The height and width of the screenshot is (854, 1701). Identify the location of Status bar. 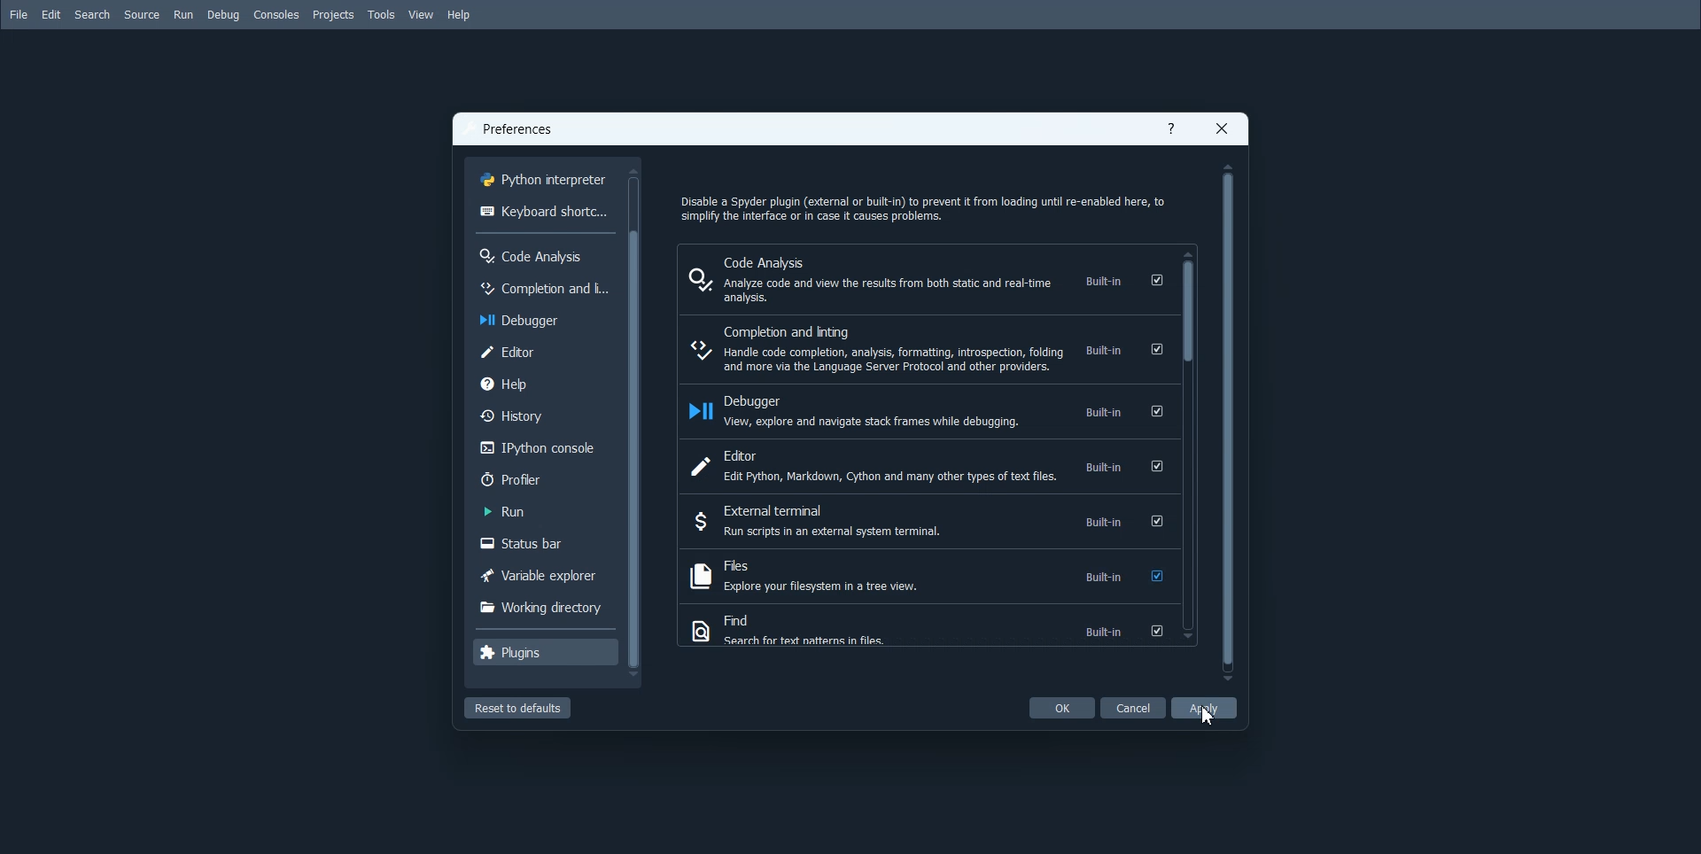
(541, 544).